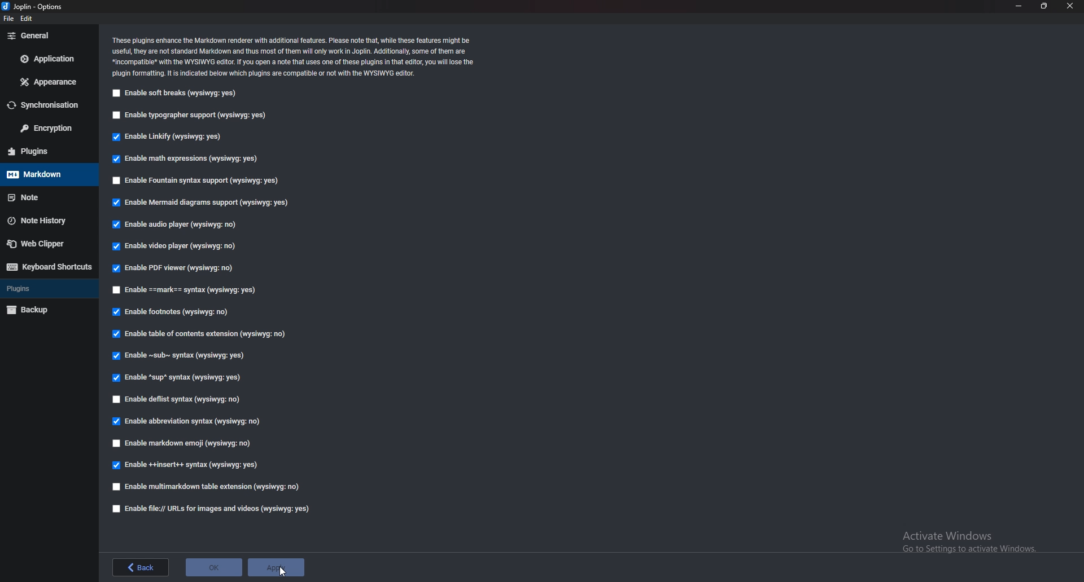 This screenshot has width=1084, height=582. I want to click on note, so click(45, 197).